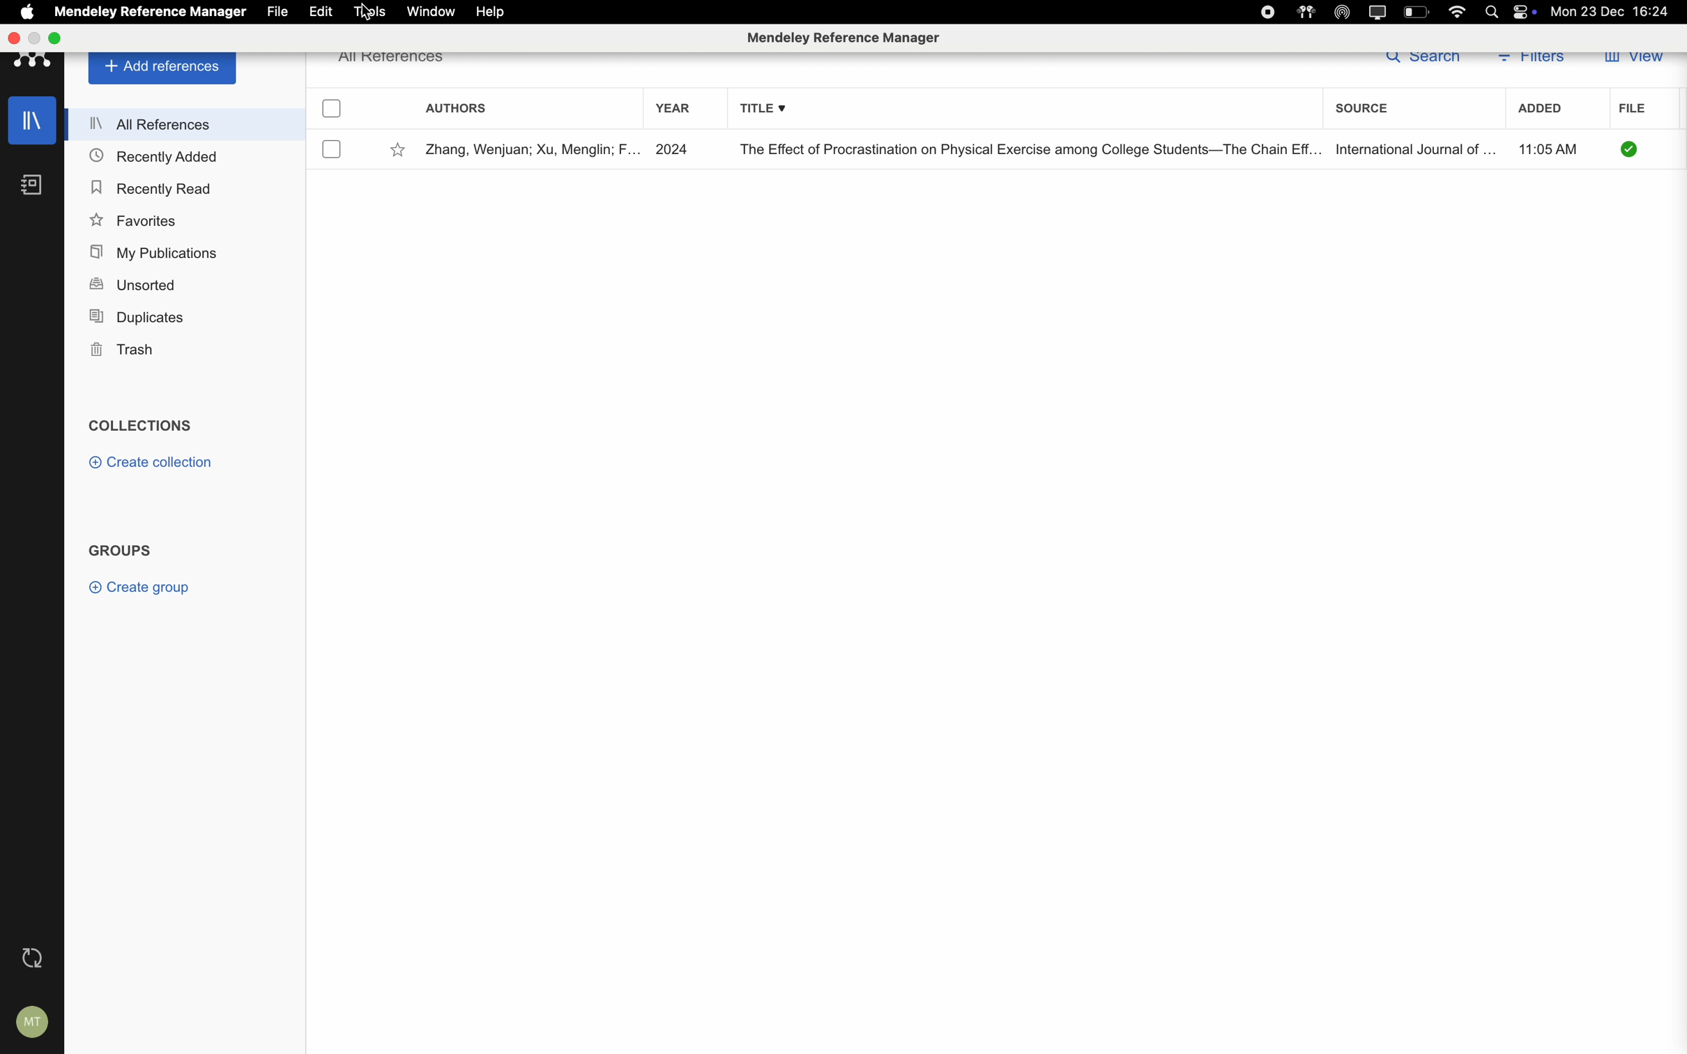  What do you see at coordinates (1543, 107) in the screenshot?
I see `added` at bounding box center [1543, 107].